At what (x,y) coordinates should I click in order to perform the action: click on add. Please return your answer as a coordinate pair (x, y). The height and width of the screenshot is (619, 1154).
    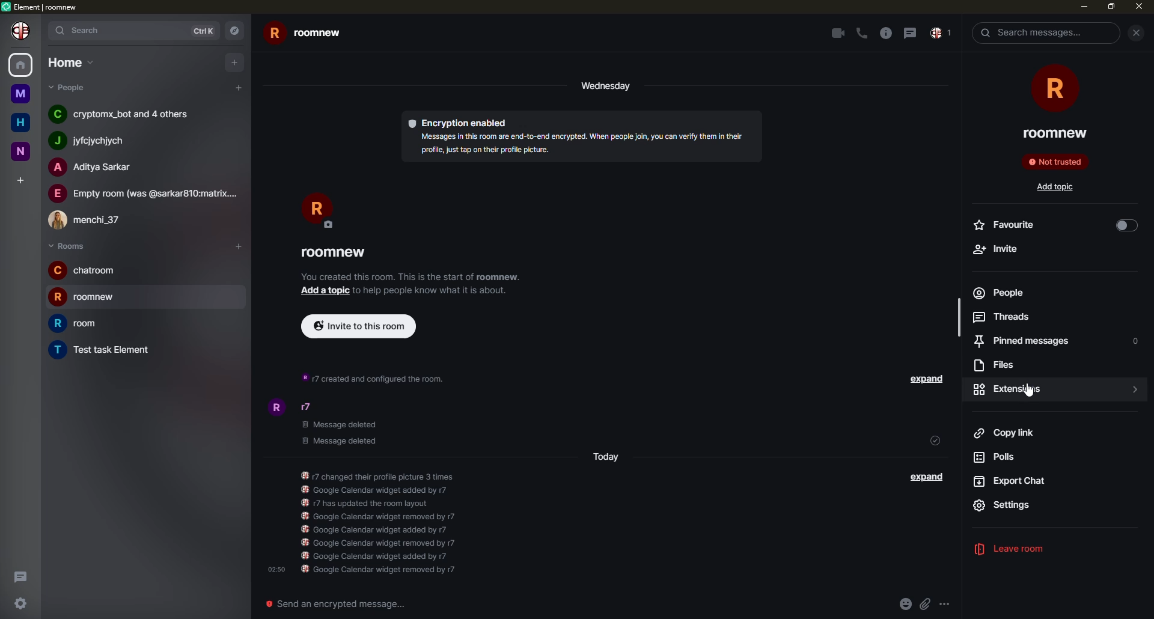
    Looking at the image, I should click on (239, 245).